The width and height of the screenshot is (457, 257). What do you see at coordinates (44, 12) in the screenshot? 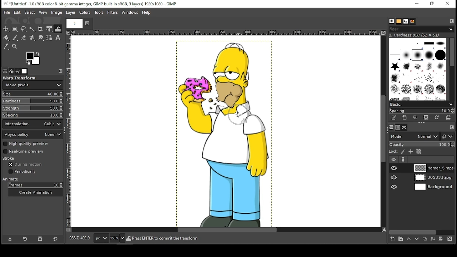
I see `view` at bounding box center [44, 12].